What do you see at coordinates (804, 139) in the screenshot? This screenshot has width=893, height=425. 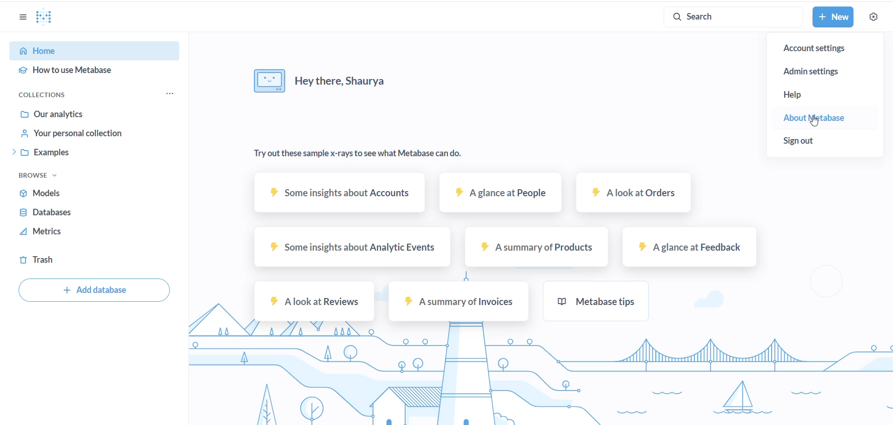 I see `sign out` at bounding box center [804, 139].